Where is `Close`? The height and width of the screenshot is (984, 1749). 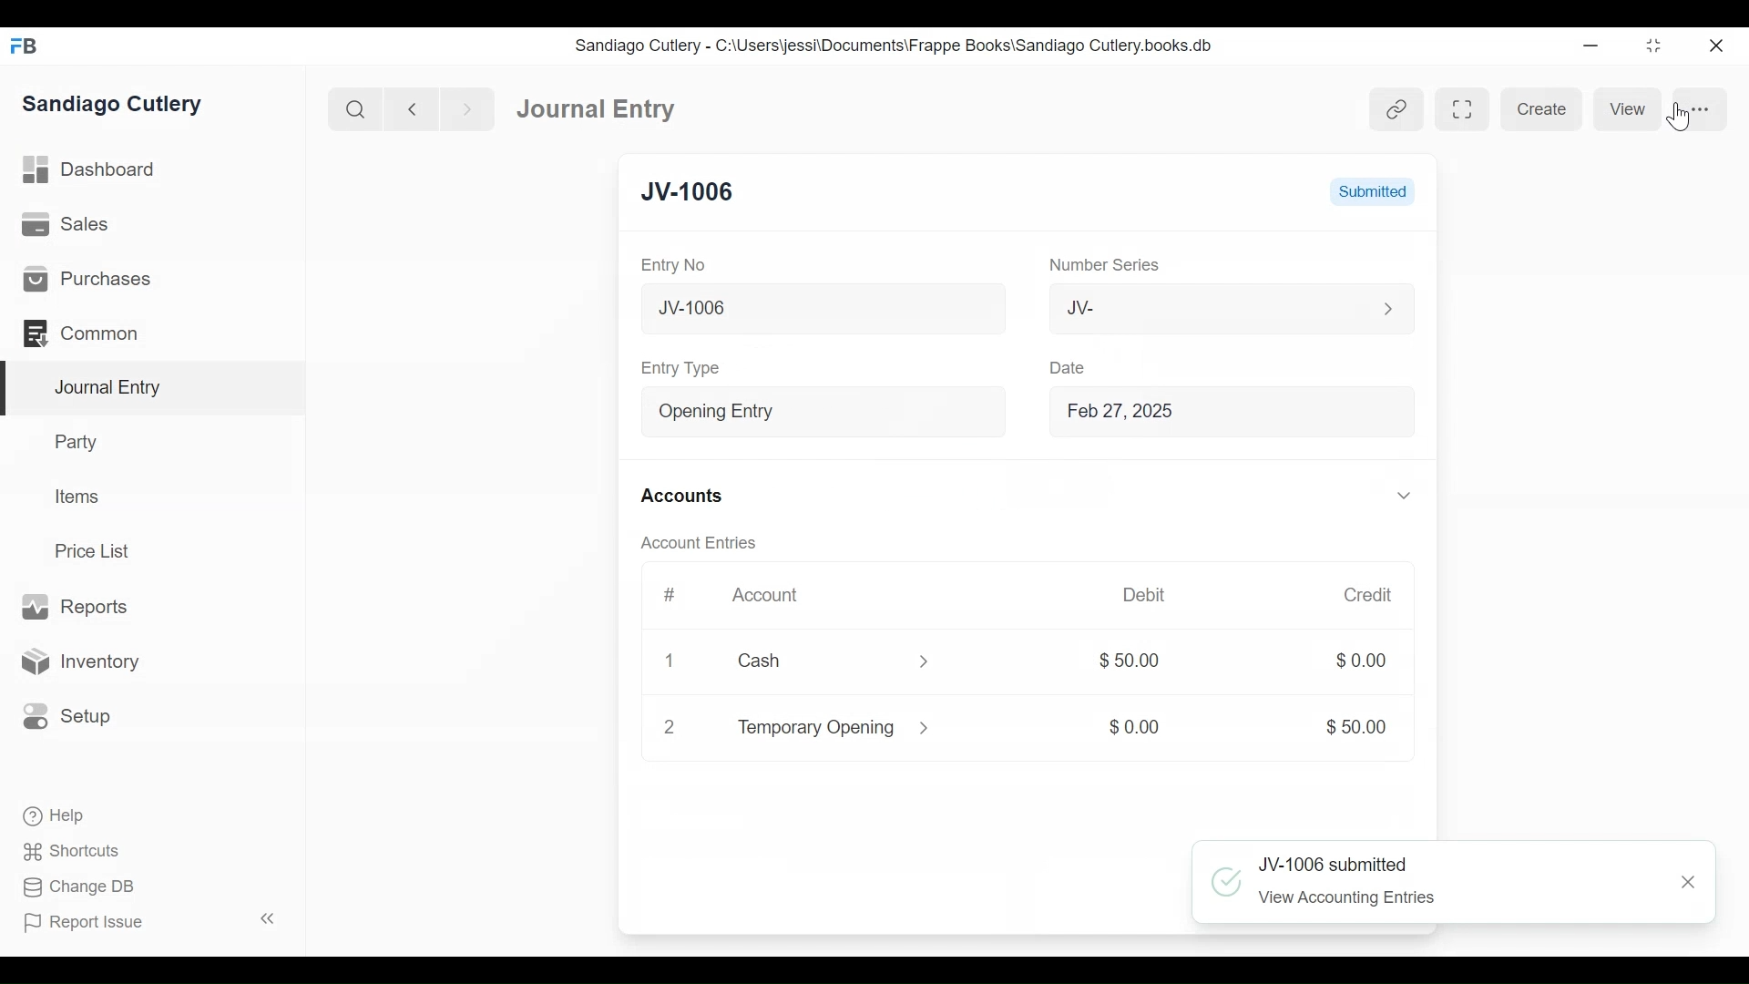
Close is located at coordinates (672, 661).